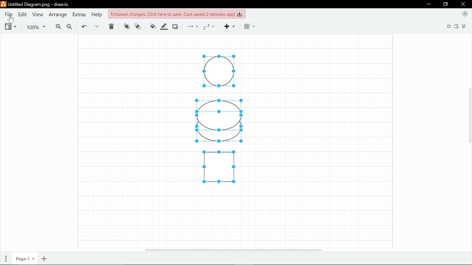 Image resolution: width=472 pixels, height=265 pixels. I want to click on Move backwards, so click(139, 26).